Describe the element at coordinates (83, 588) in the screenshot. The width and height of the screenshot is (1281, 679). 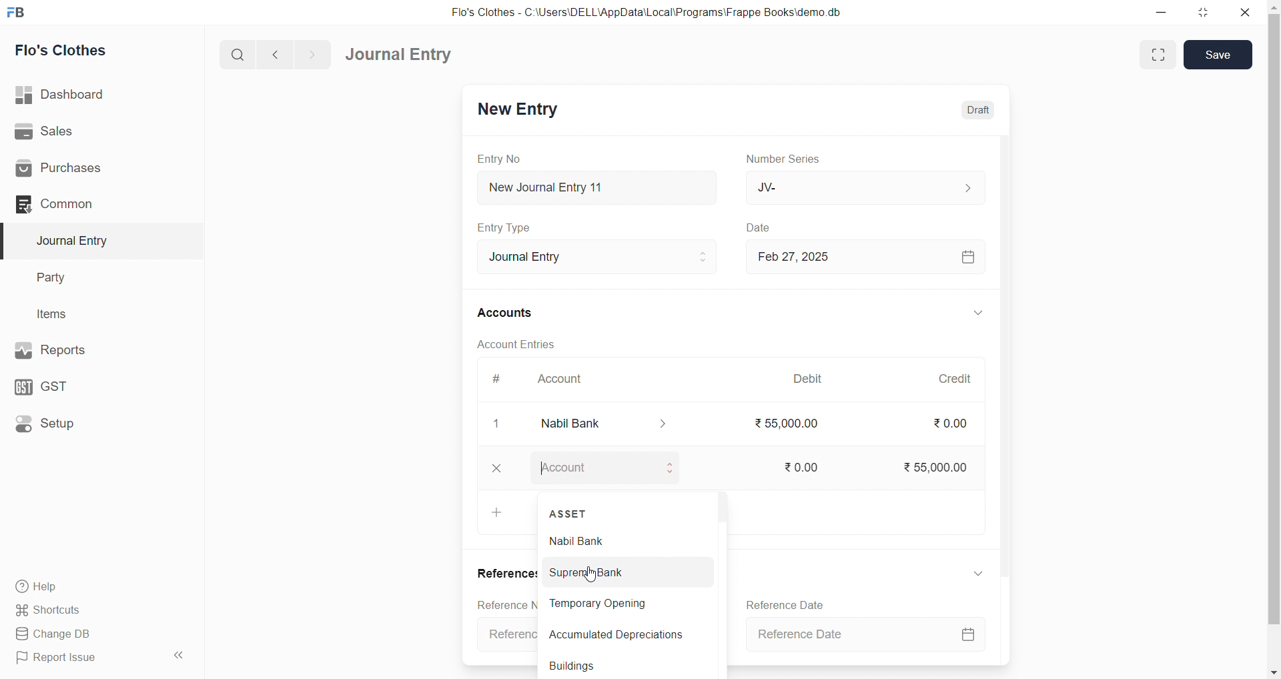
I see `Help` at that location.